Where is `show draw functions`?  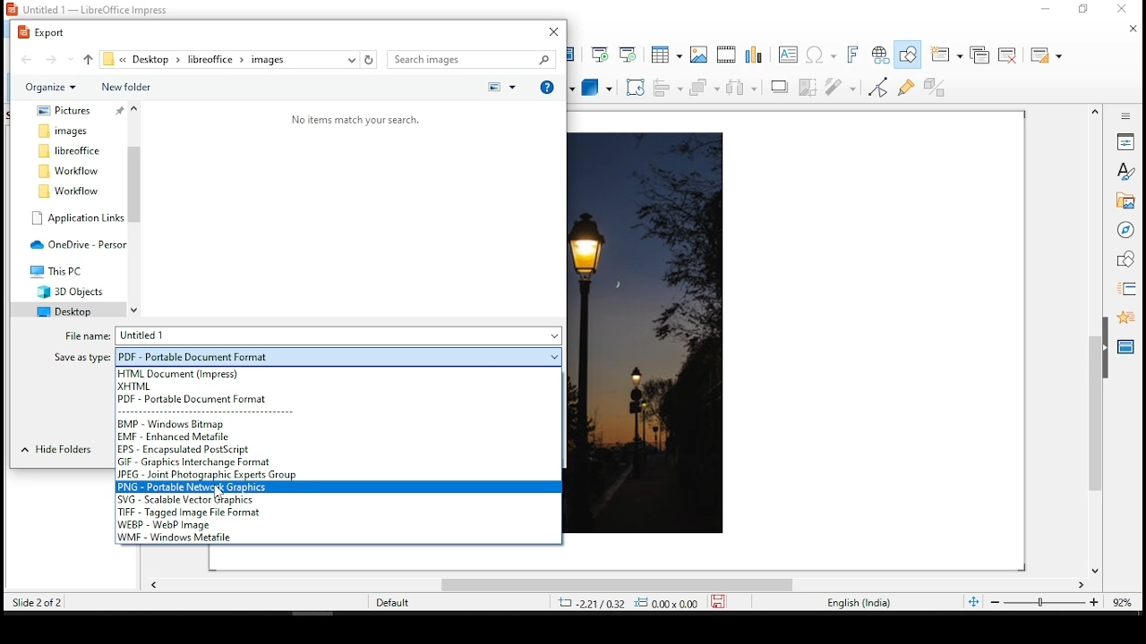 show draw functions is located at coordinates (905, 55).